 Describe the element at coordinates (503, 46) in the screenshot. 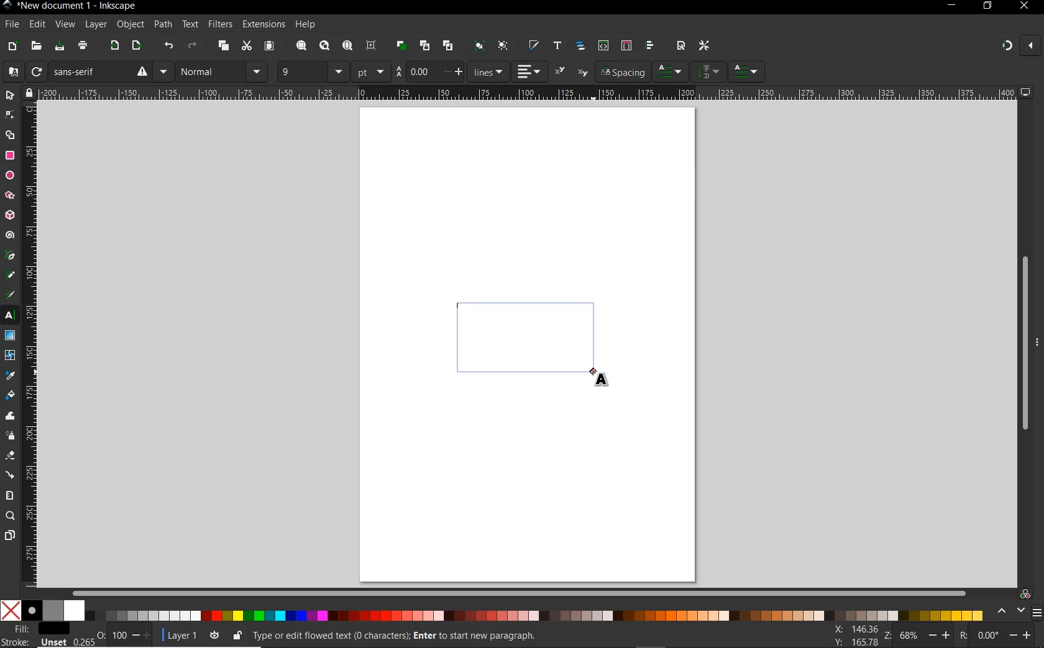

I see `ungroup` at that location.